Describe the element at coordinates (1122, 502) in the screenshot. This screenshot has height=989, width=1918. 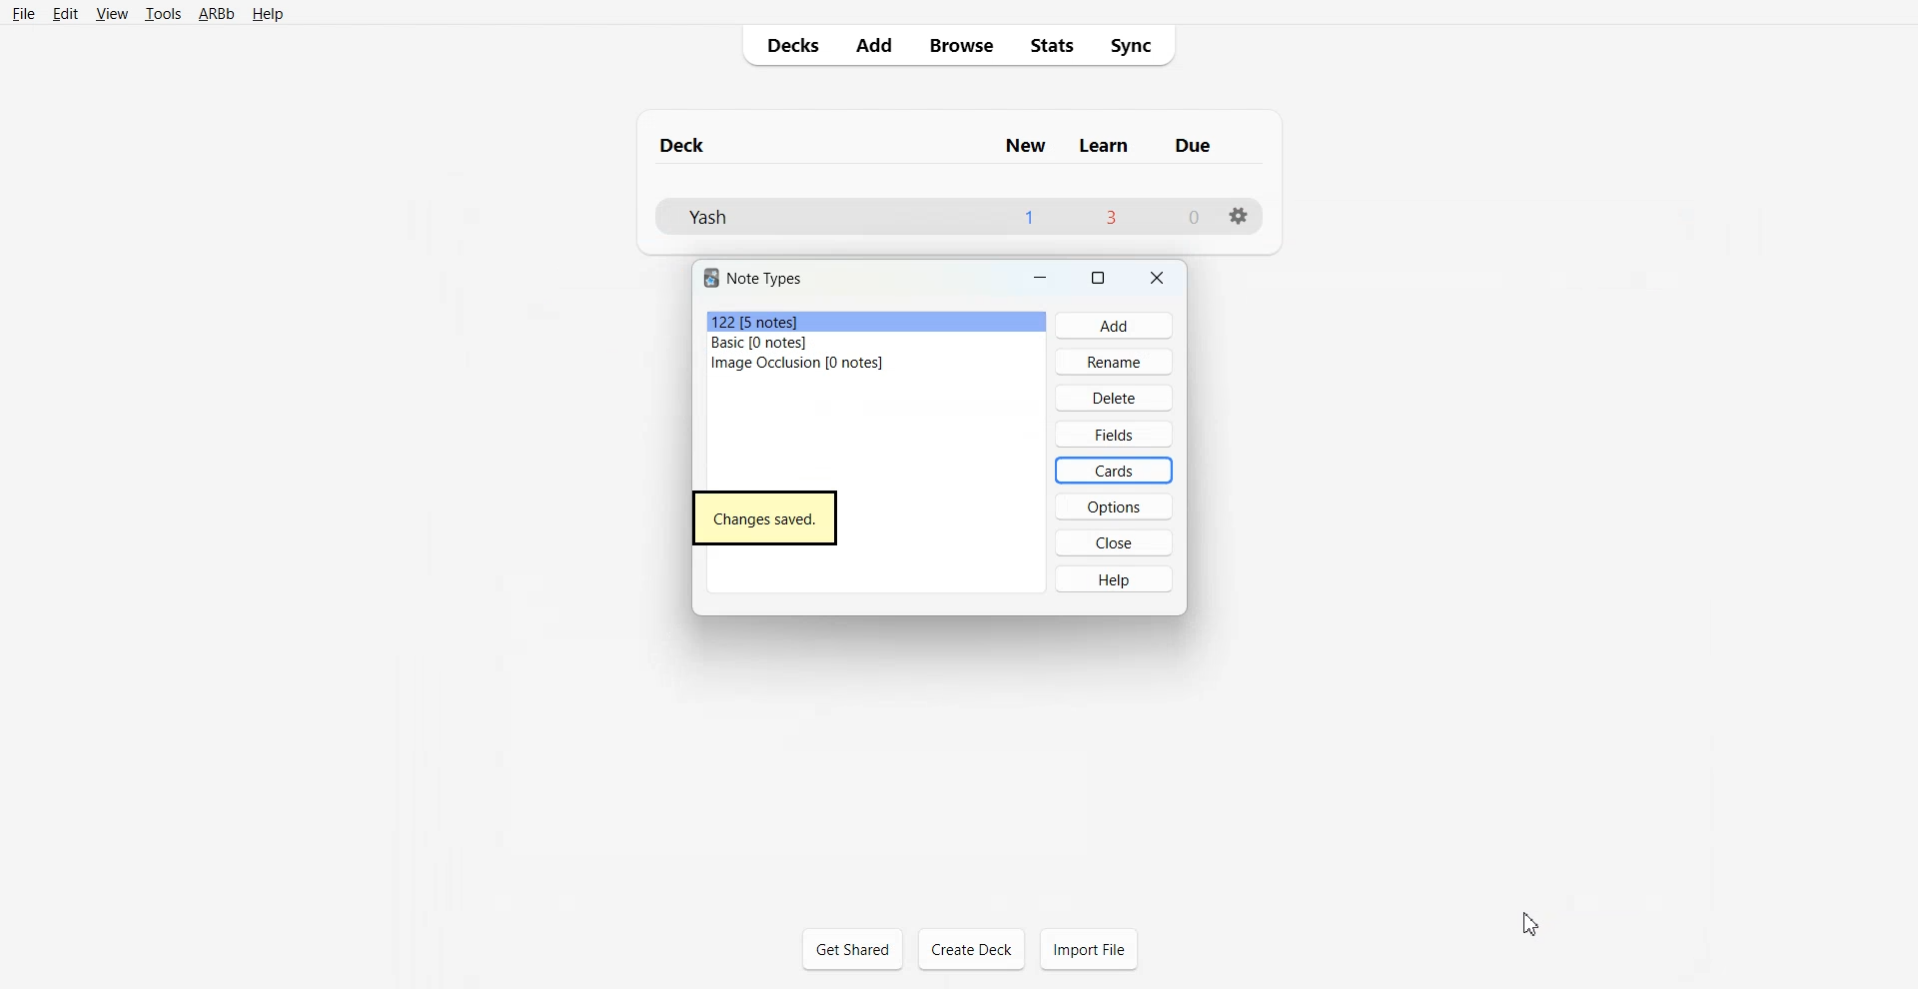
I see `options` at that location.